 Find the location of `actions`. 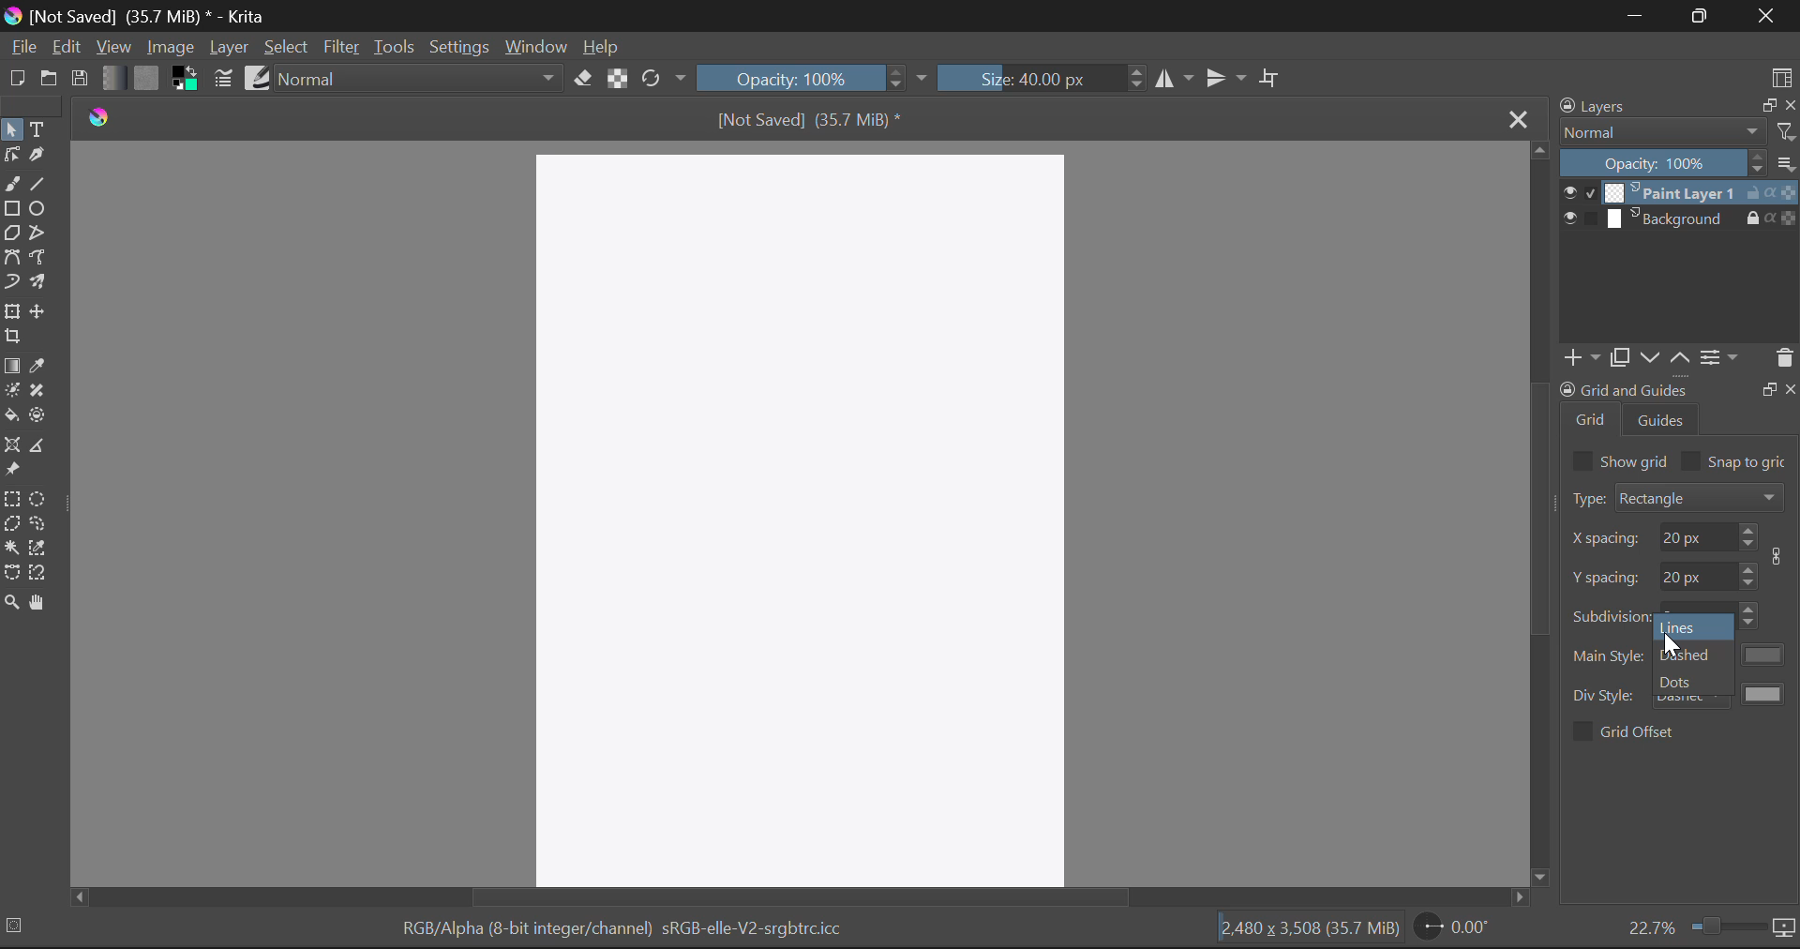

actions is located at coordinates (1771, 192).